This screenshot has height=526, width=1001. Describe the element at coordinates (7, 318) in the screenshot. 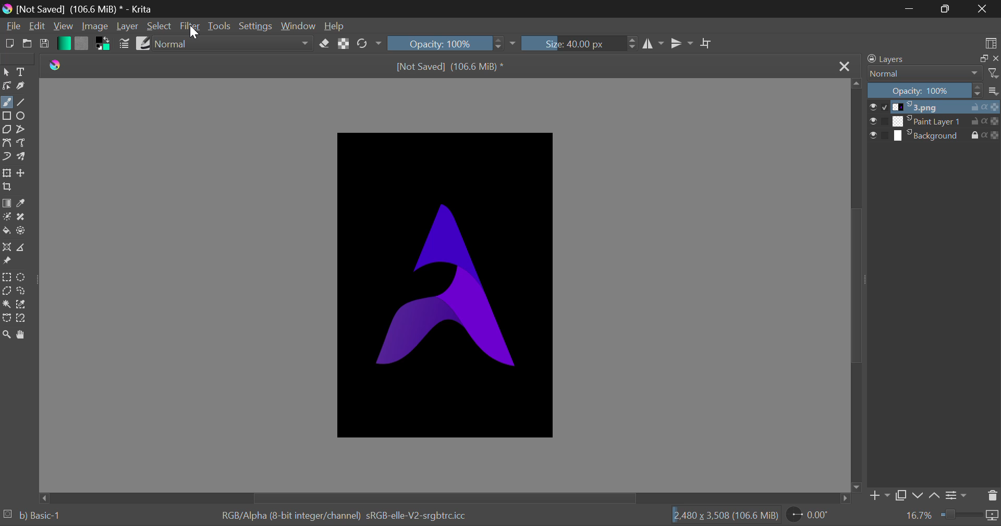

I see `Bezier Curve Selection` at that location.